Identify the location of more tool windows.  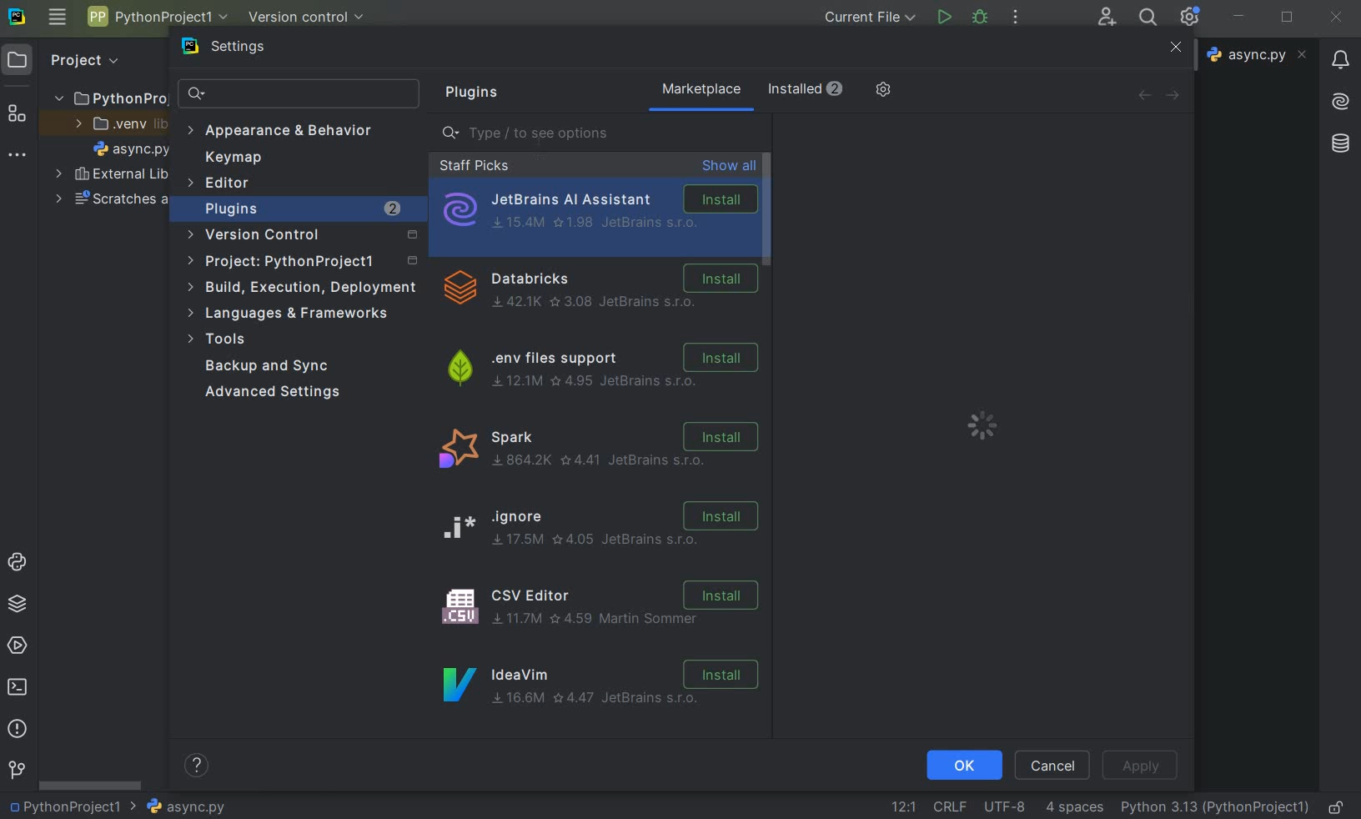
(18, 158).